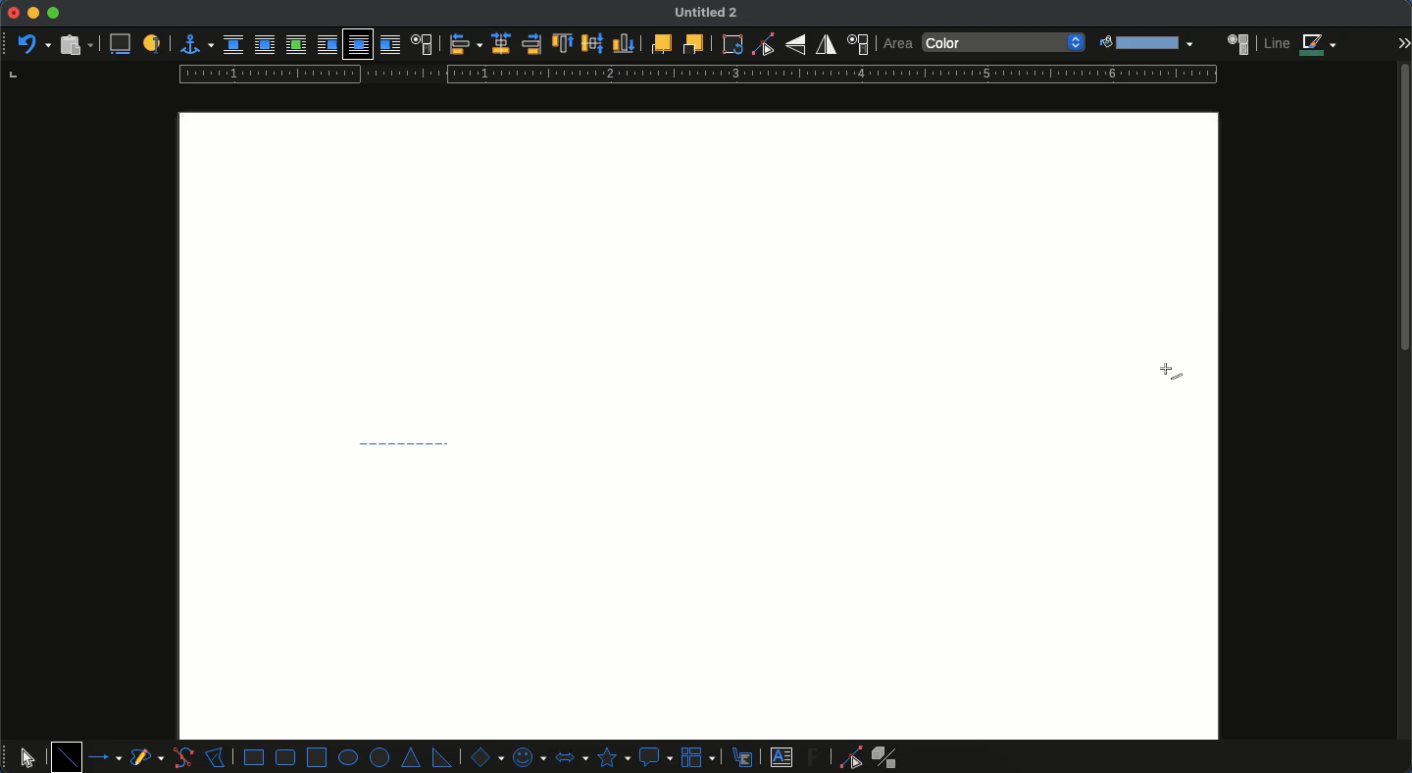 This screenshot has width=1412, height=773. Describe the element at coordinates (1171, 373) in the screenshot. I see `cursor` at that location.